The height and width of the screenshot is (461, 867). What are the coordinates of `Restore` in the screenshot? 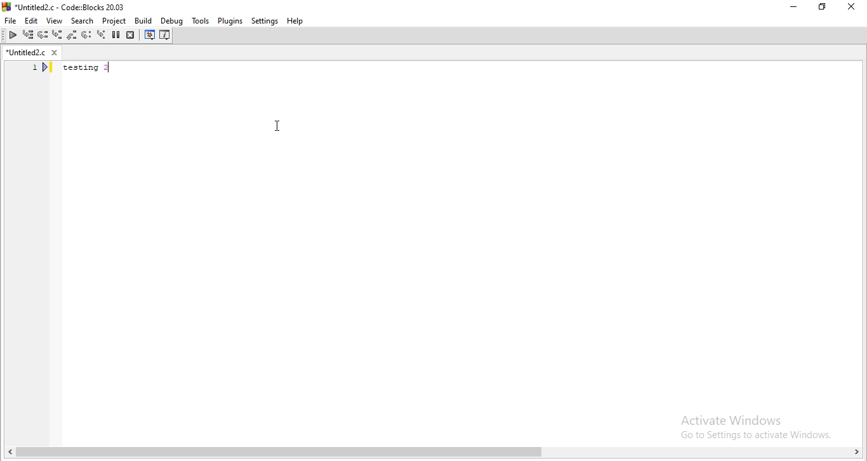 It's located at (823, 7).